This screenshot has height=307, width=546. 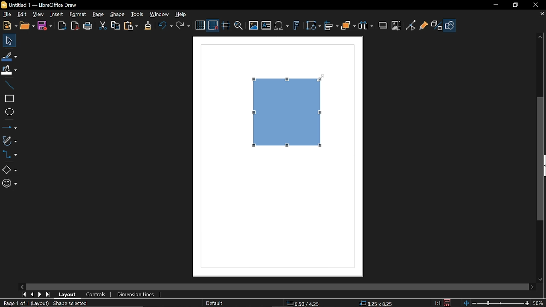 I want to click on Move left, so click(x=21, y=285).